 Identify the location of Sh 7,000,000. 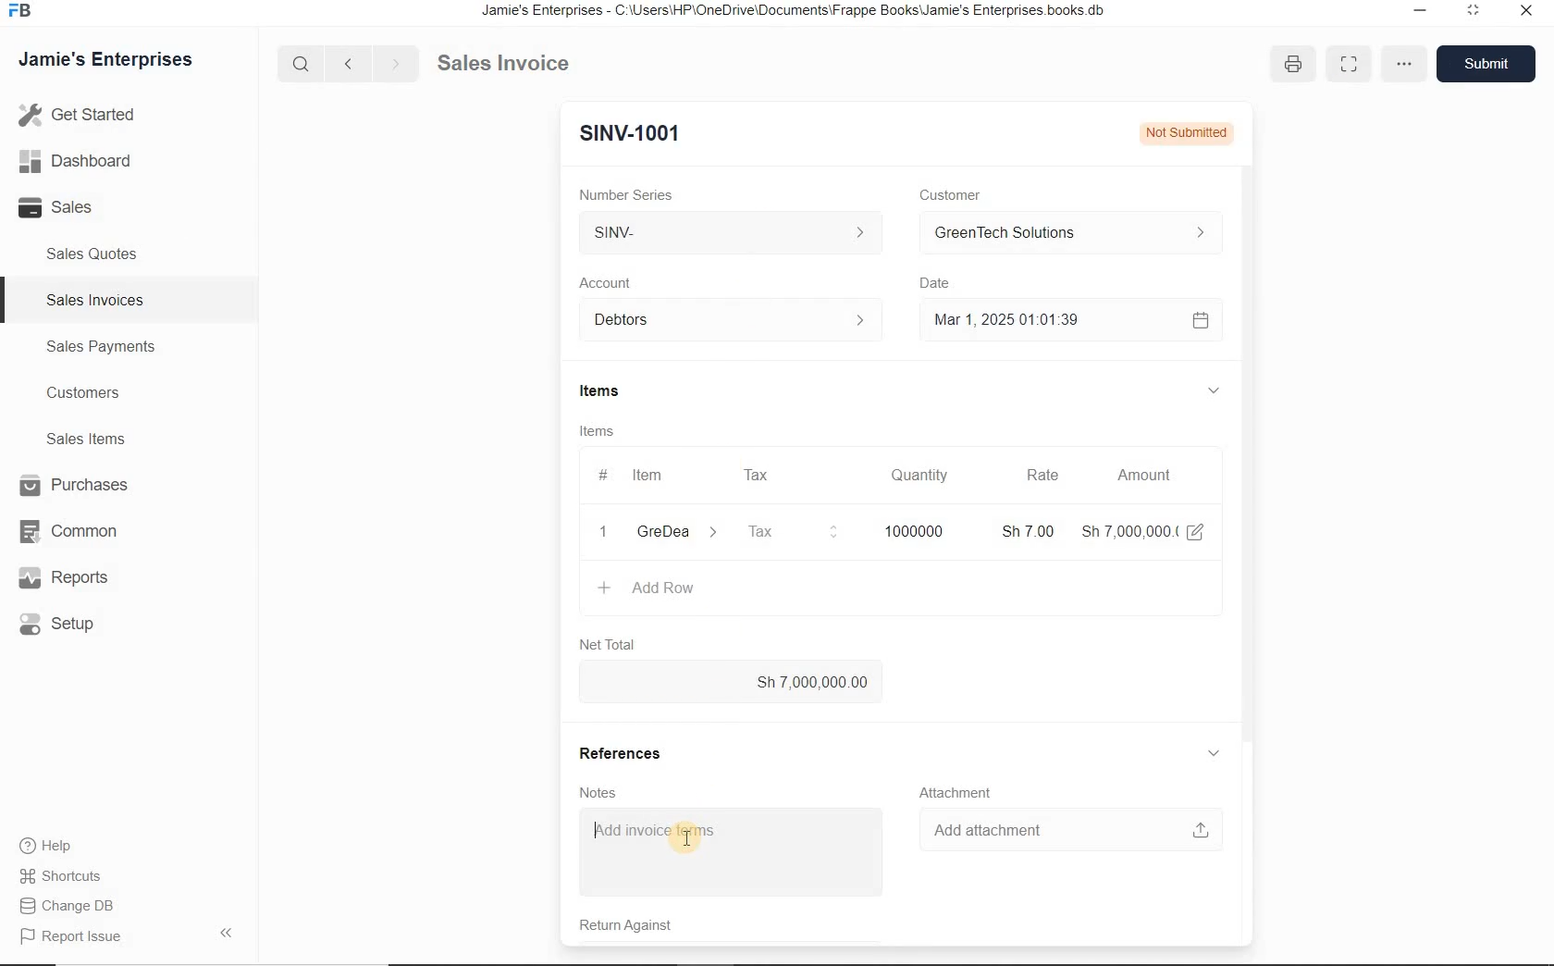
(1127, 531).